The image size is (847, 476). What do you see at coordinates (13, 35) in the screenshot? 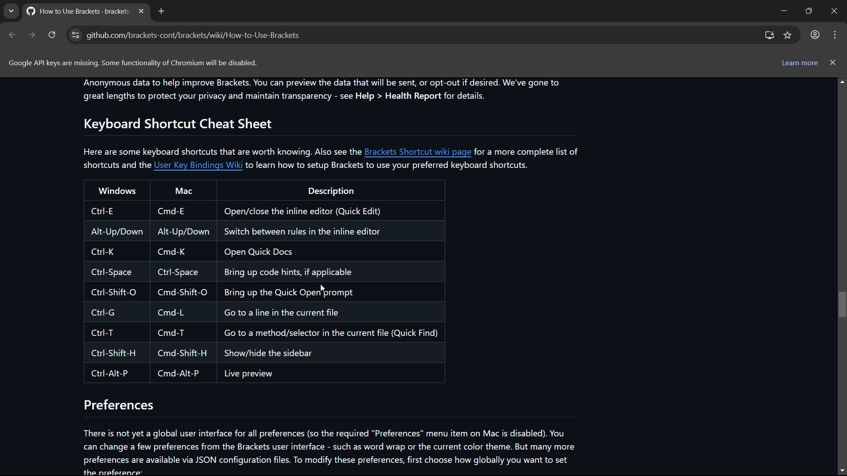
I see `back` at bounding box center [13, 35].